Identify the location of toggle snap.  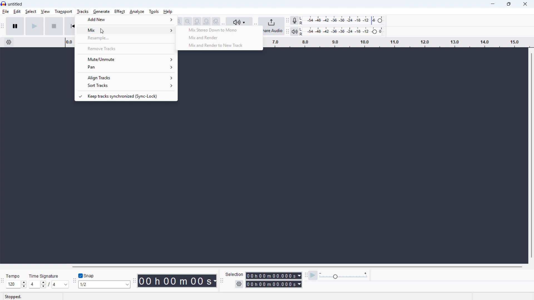
(87, 276).